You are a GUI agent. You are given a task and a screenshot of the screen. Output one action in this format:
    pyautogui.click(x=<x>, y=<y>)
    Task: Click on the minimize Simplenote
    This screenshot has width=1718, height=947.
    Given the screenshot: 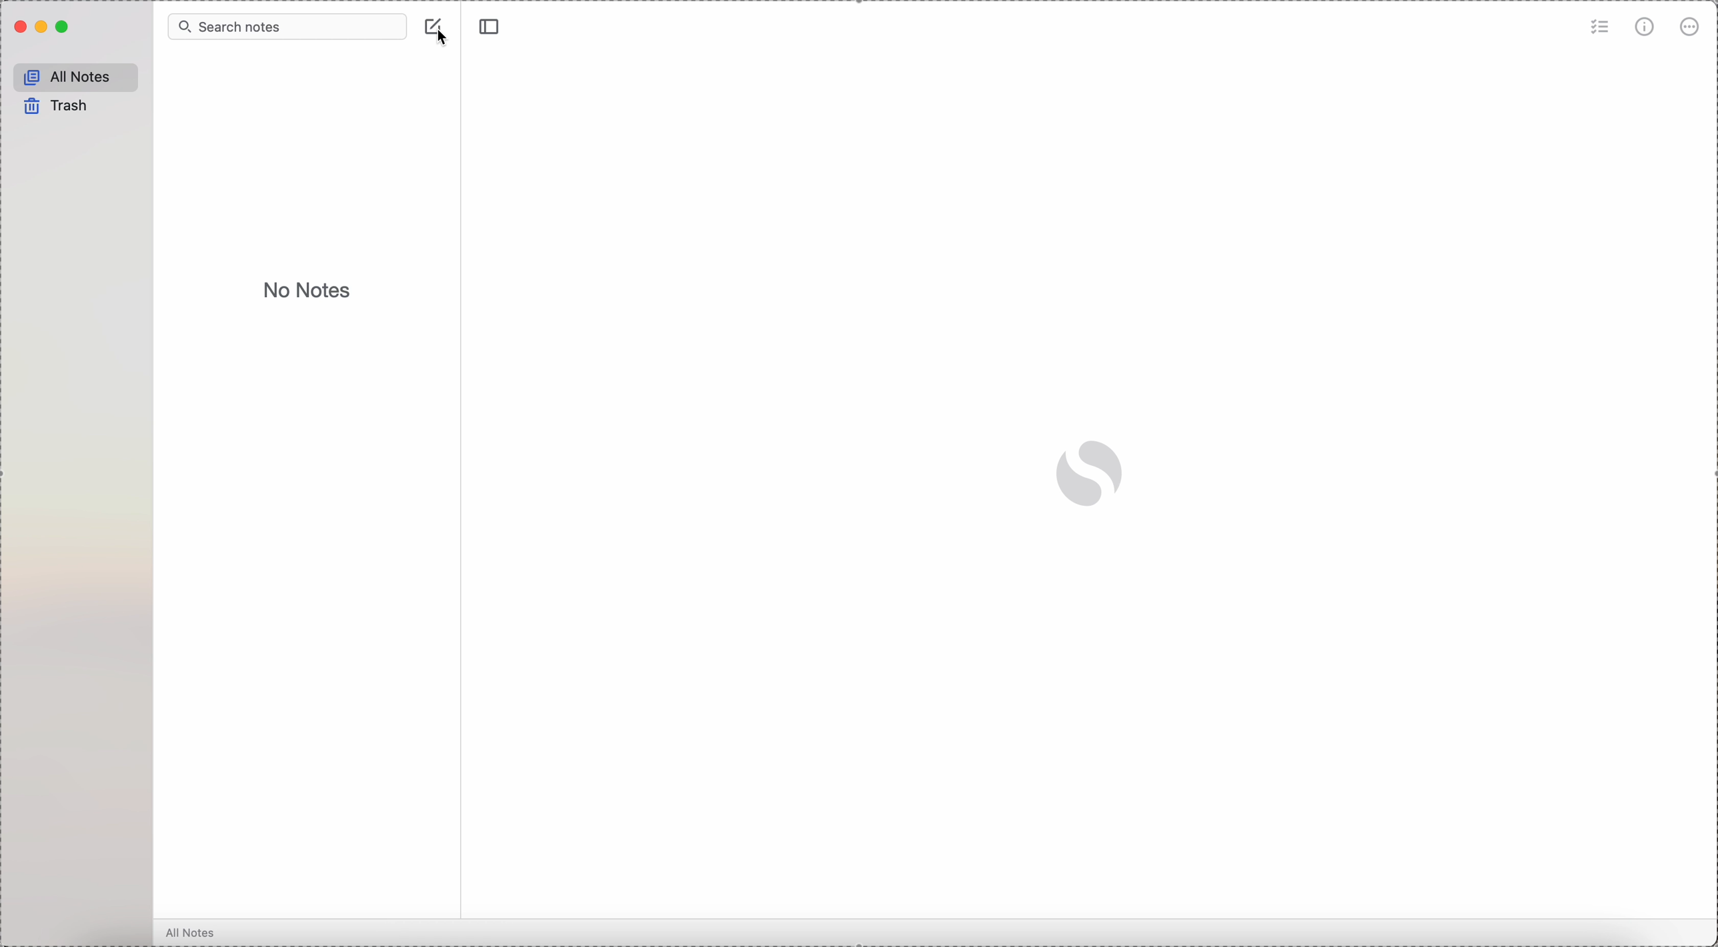 What is the action you would take?
    pyautogui.click(x=42, y=29)
    